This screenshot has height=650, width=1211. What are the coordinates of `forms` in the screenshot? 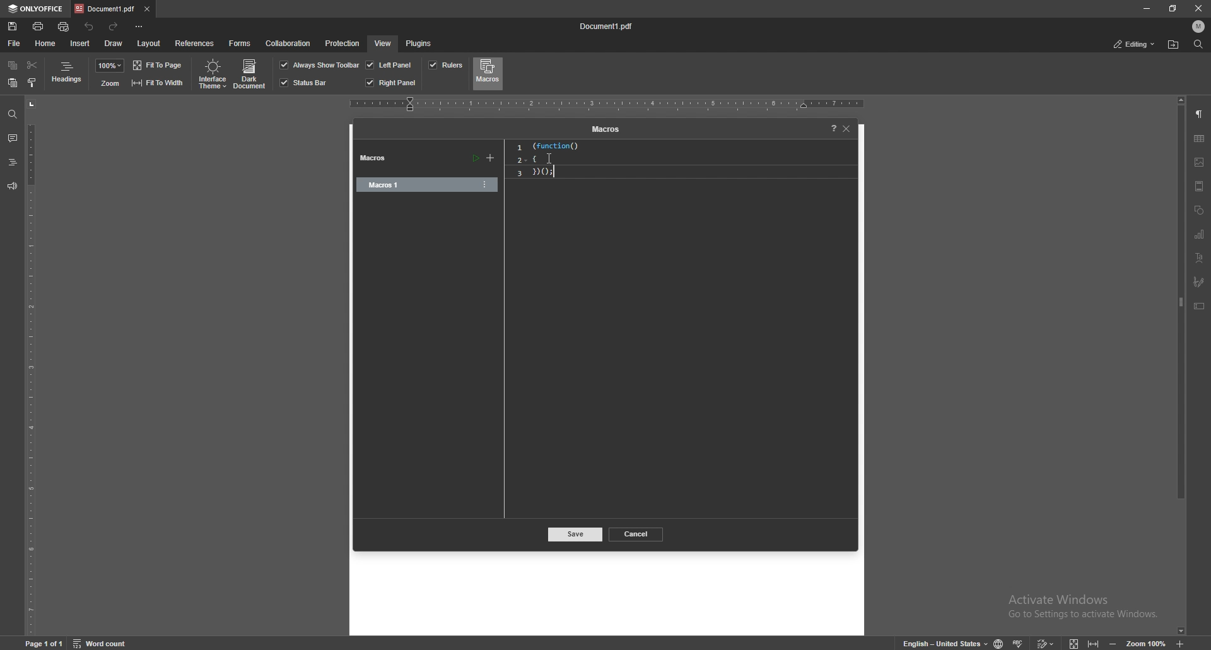 It's located at (241, 42).